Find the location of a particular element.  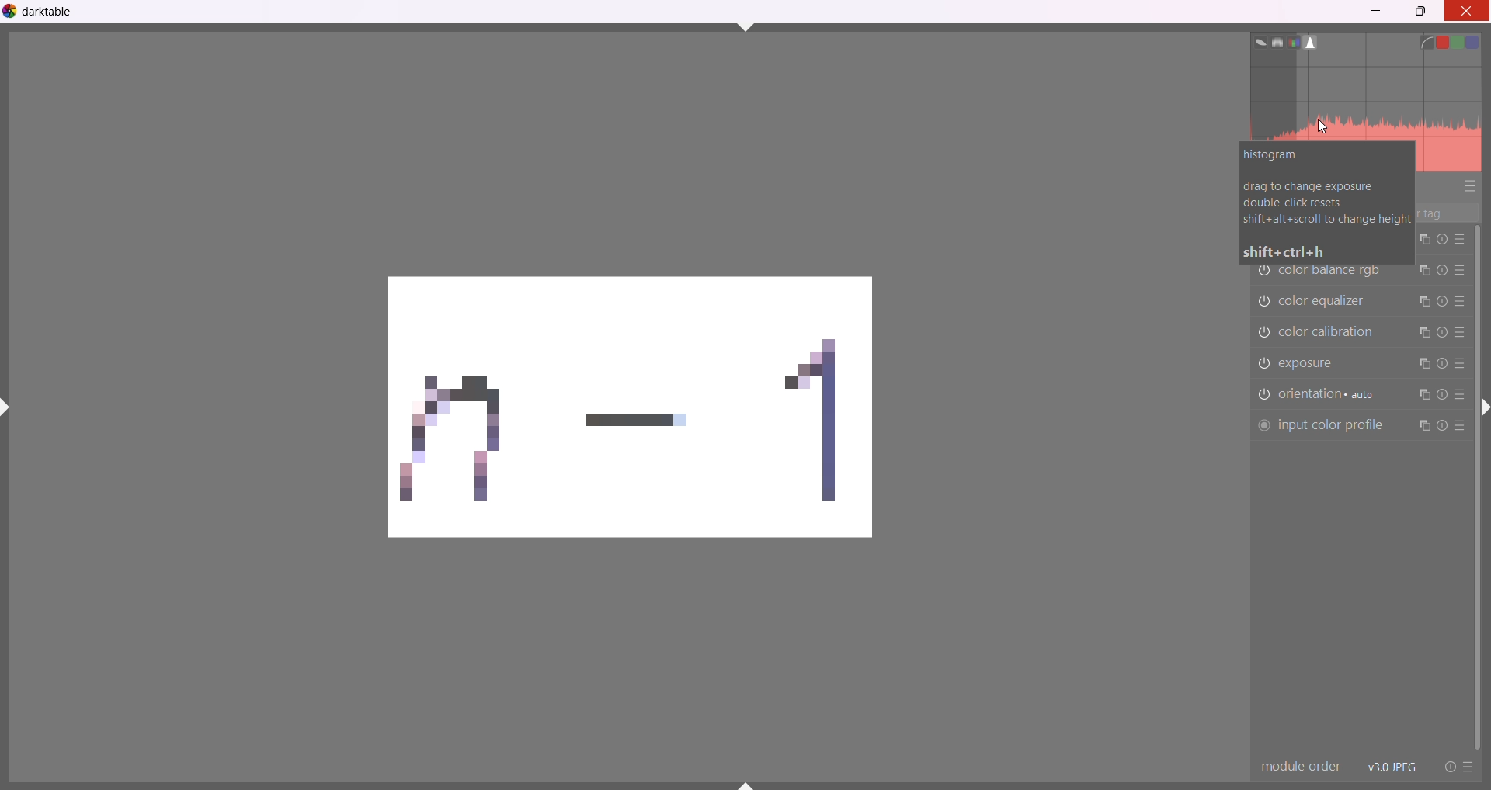

instance is located at coordinates (1423, 332).